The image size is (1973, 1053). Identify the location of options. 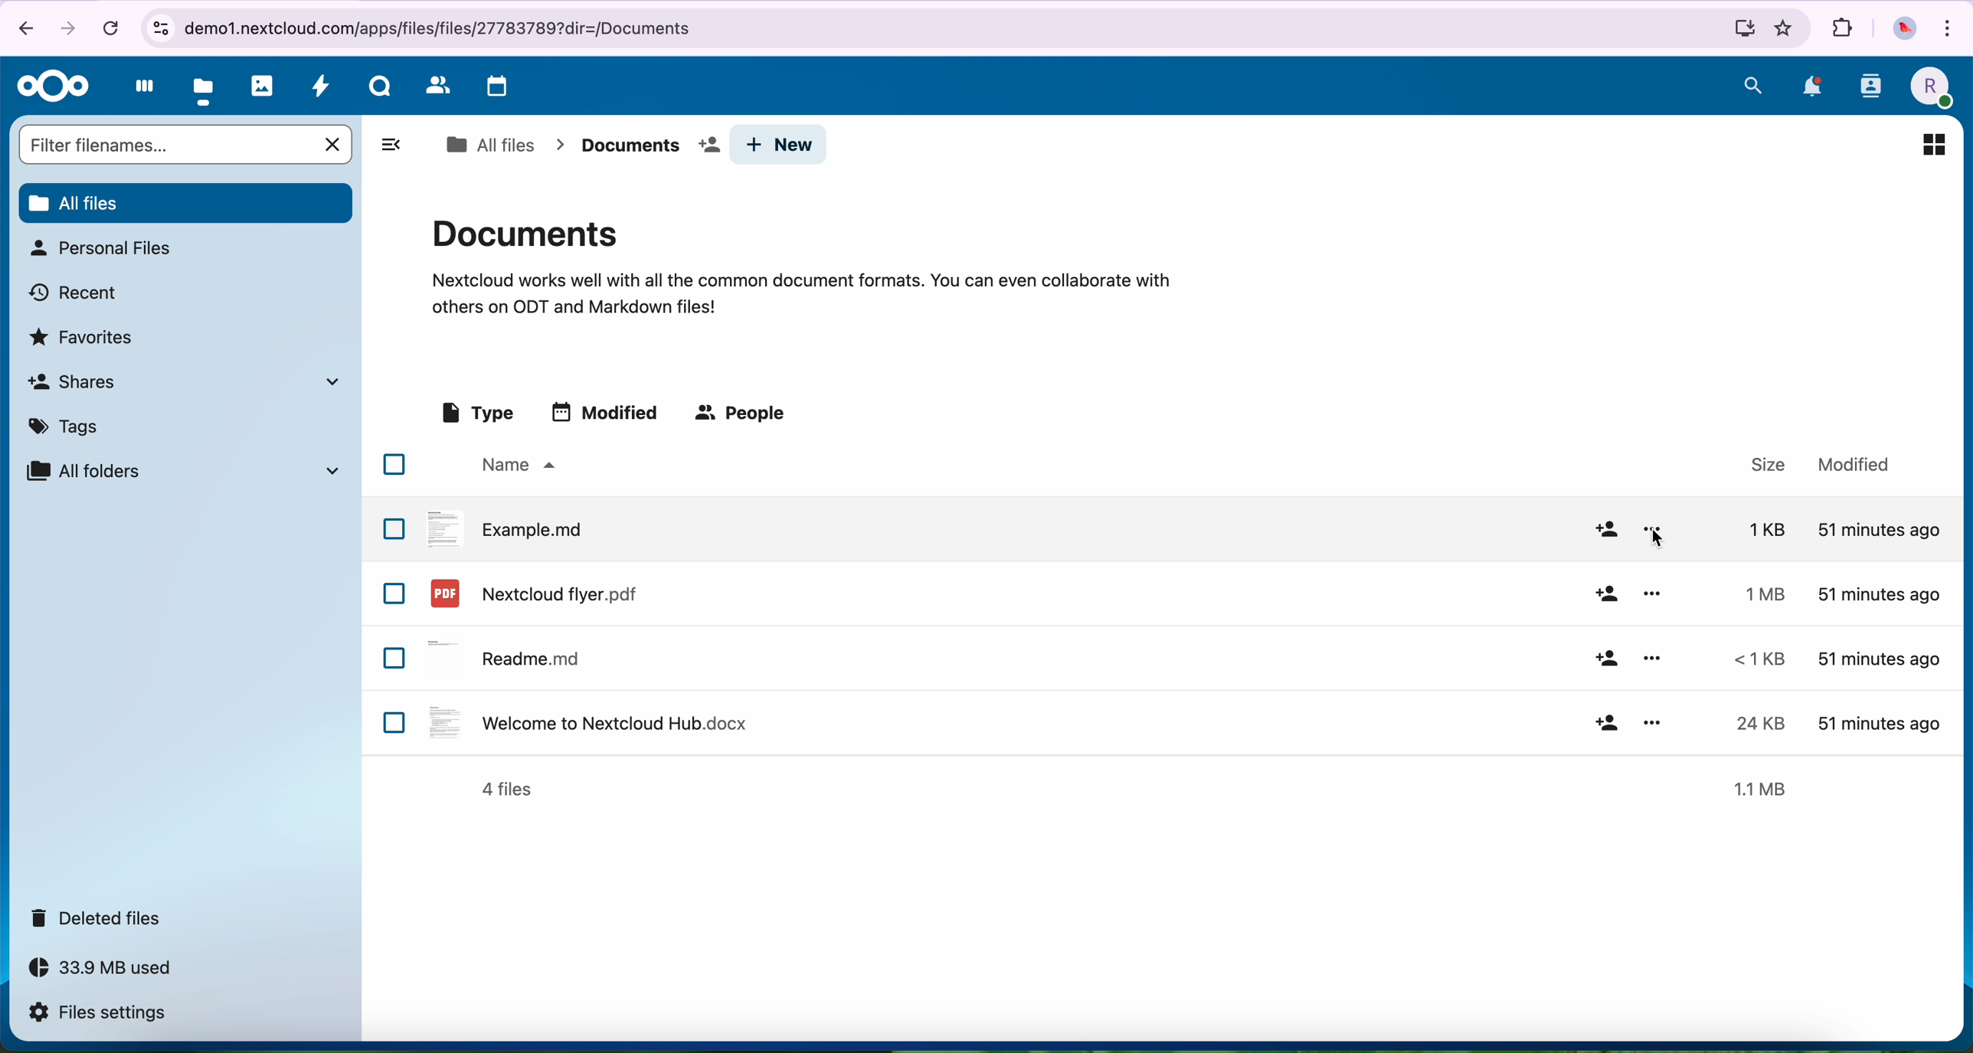
(1654, 720).